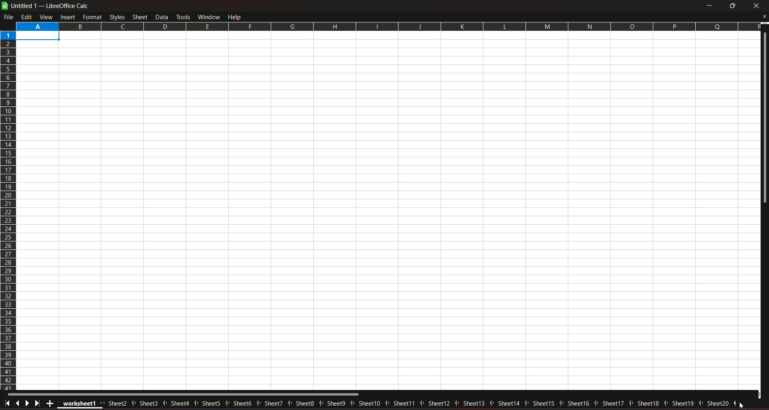  I want to click on file, so click(10, 17).